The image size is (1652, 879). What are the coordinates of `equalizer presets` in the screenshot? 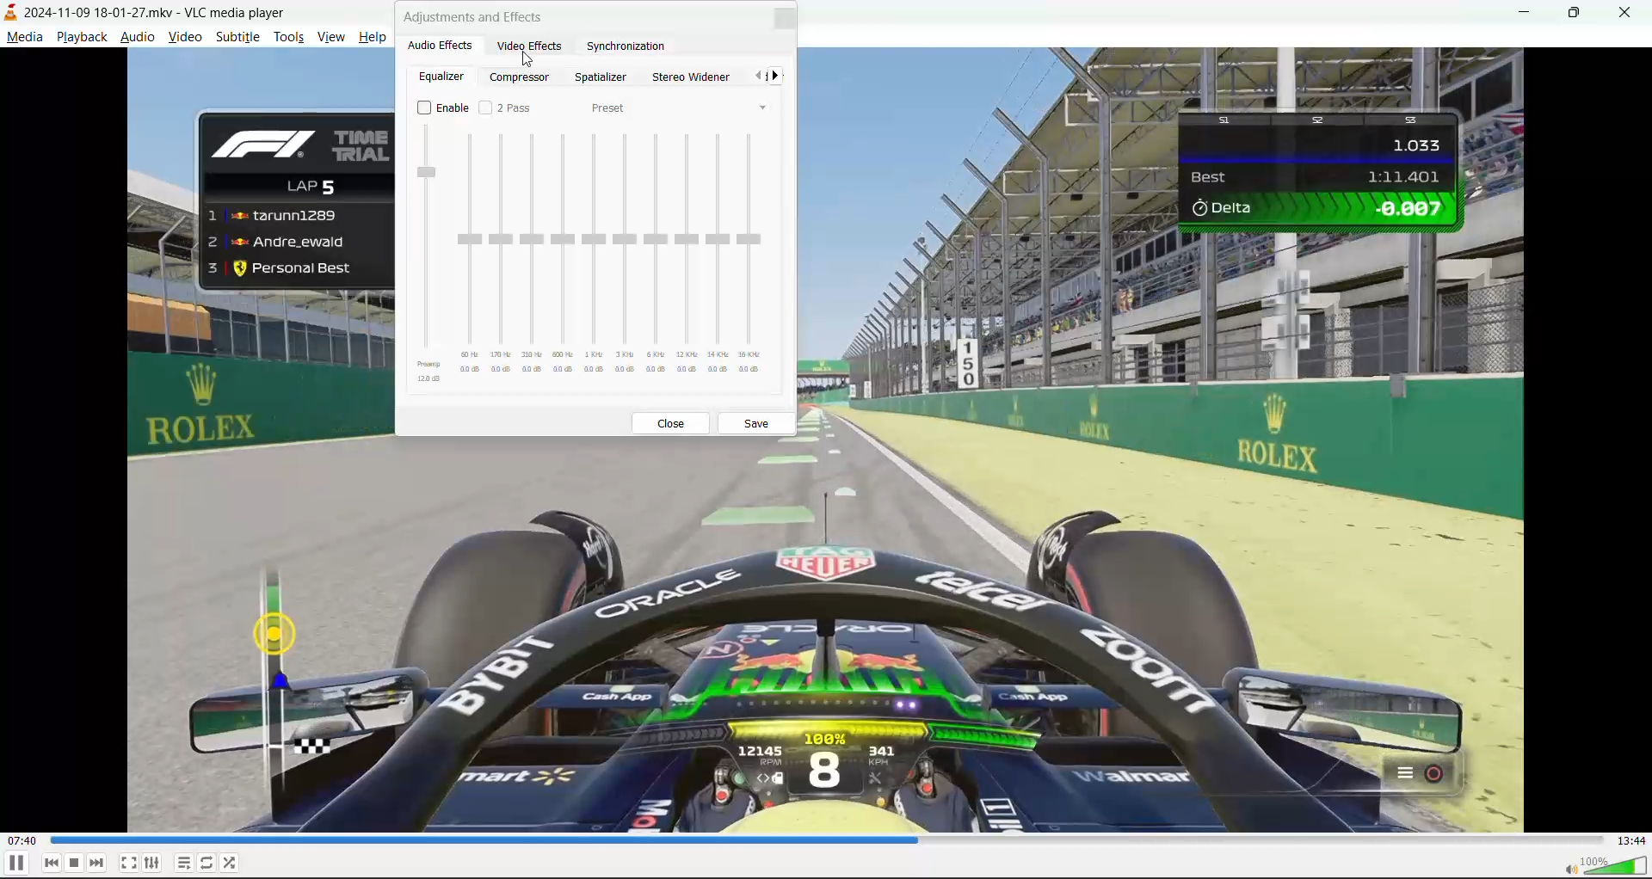 It's located at (595, 256).